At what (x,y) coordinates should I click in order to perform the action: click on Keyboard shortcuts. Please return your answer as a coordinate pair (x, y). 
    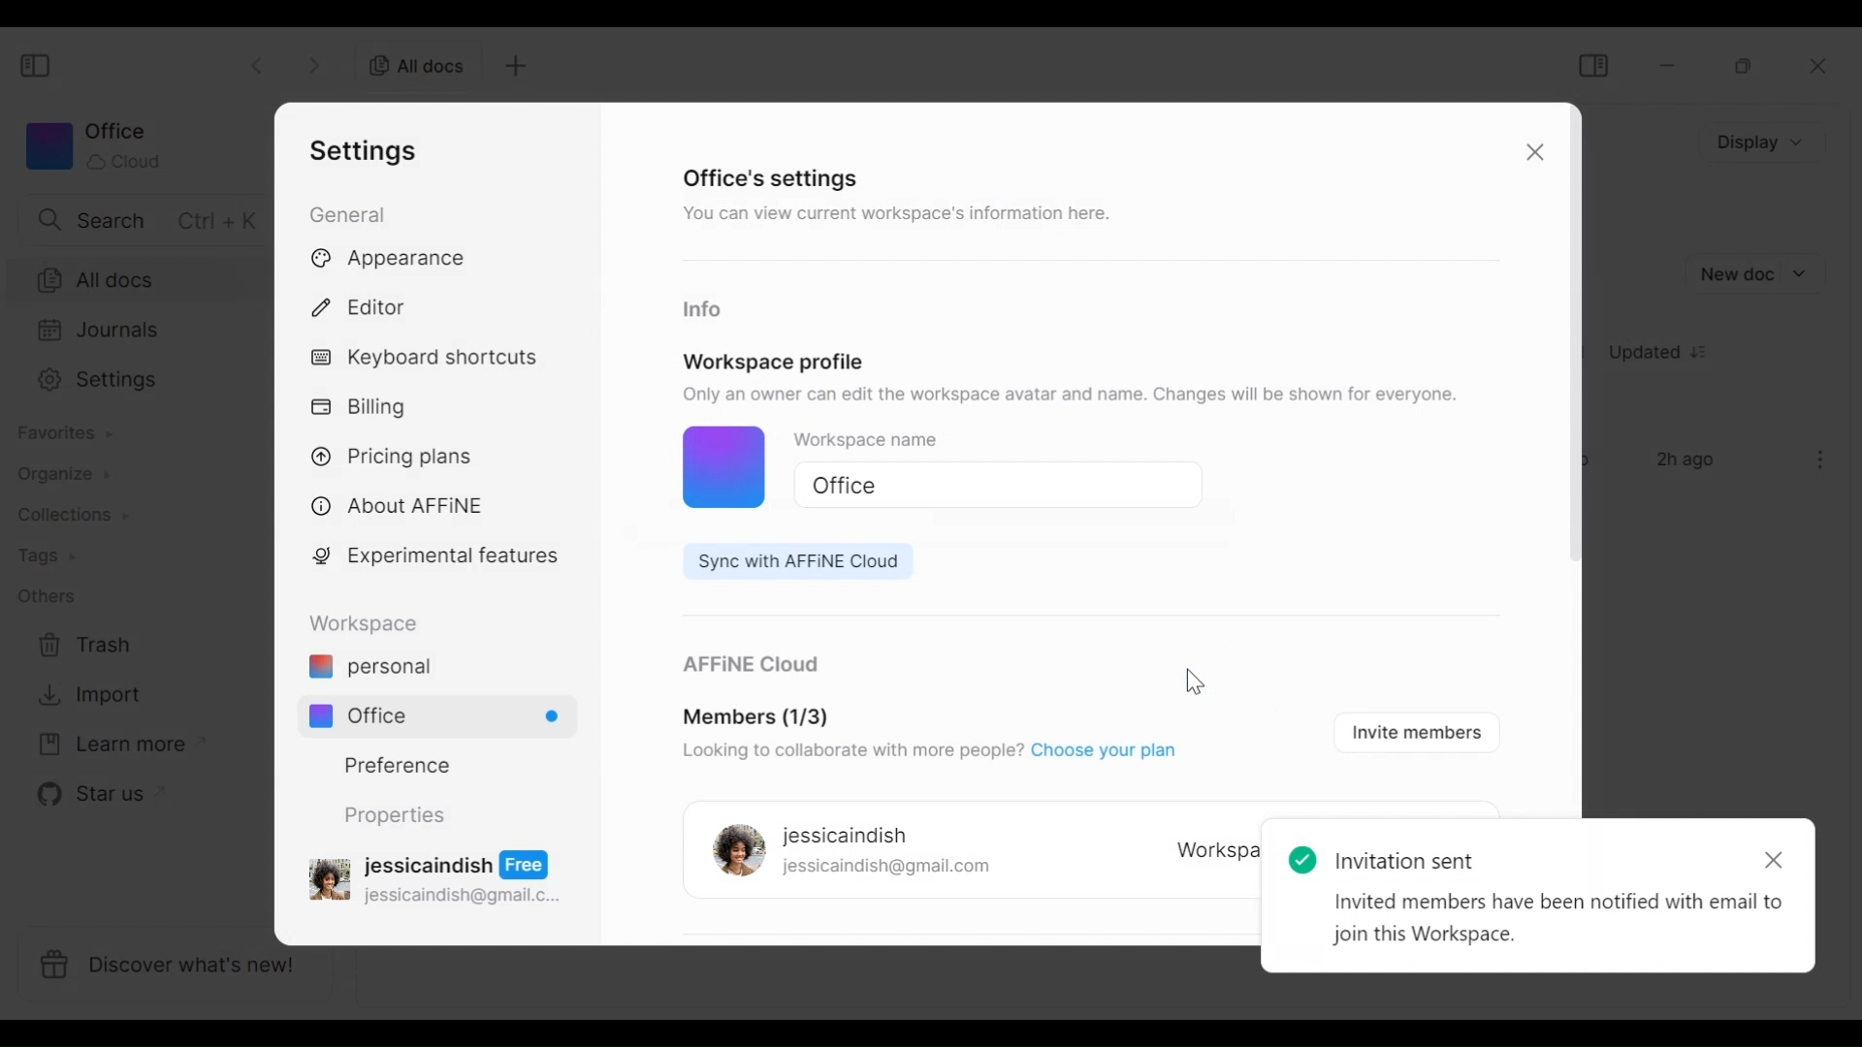
    Looking at the image, I should click on (428, 360).